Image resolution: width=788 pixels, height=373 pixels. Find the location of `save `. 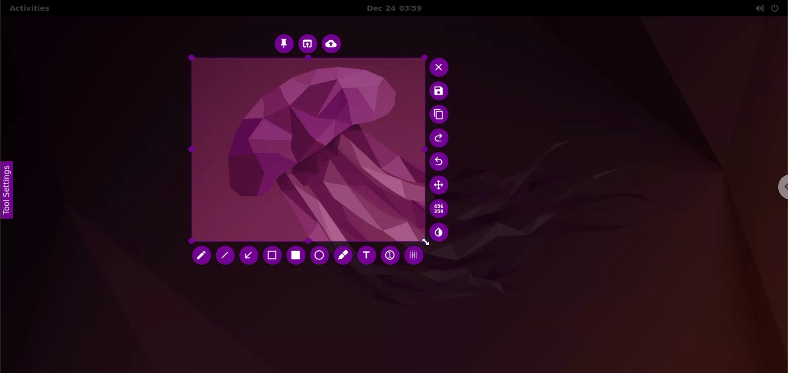

save  is located at coordinates (442, 92).